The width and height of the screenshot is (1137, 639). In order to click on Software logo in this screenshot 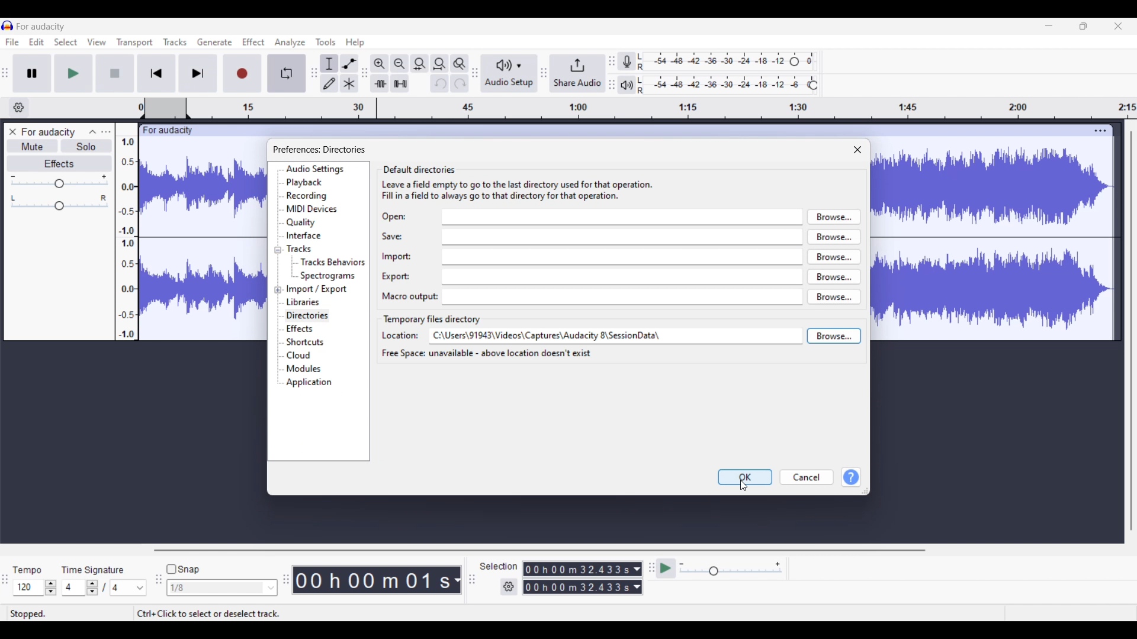, I will do `click(8, 25)`.